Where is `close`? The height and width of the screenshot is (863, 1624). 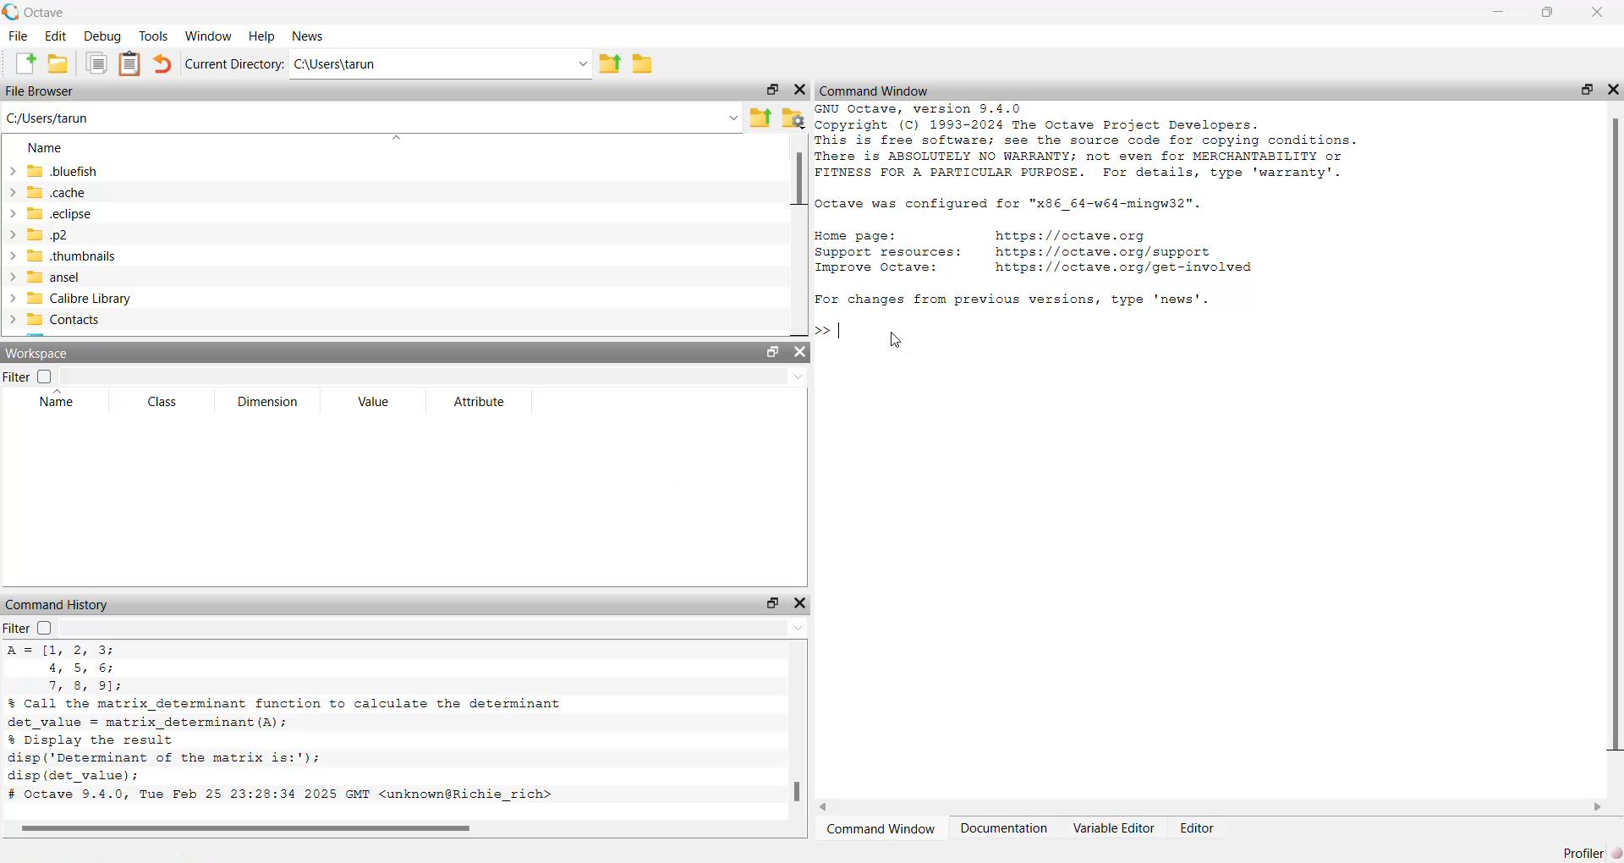
close is located at coordinates (799, 353).